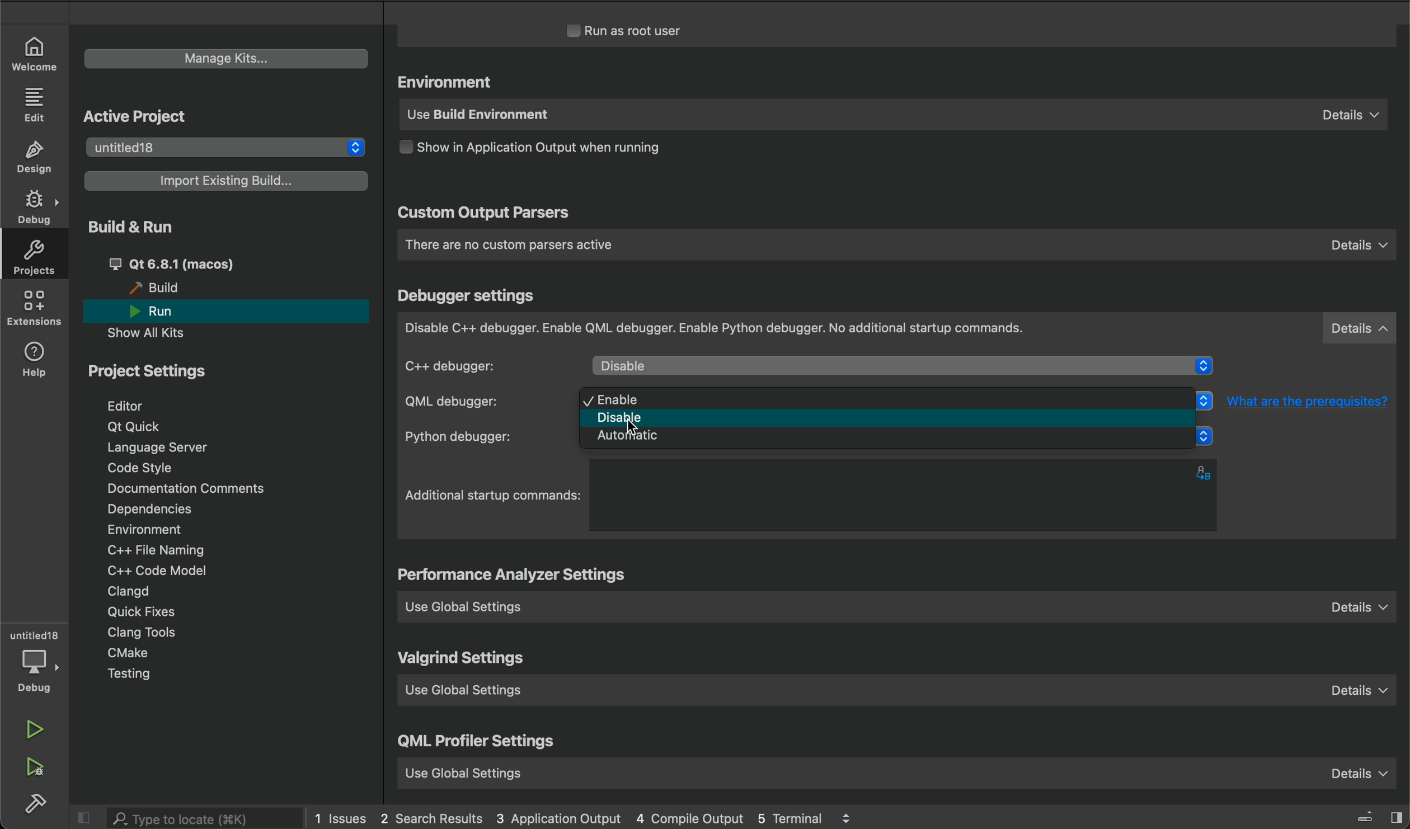  Describe the element at coordinates (145, 613) in the screenshot. I see `quick ` at that location.